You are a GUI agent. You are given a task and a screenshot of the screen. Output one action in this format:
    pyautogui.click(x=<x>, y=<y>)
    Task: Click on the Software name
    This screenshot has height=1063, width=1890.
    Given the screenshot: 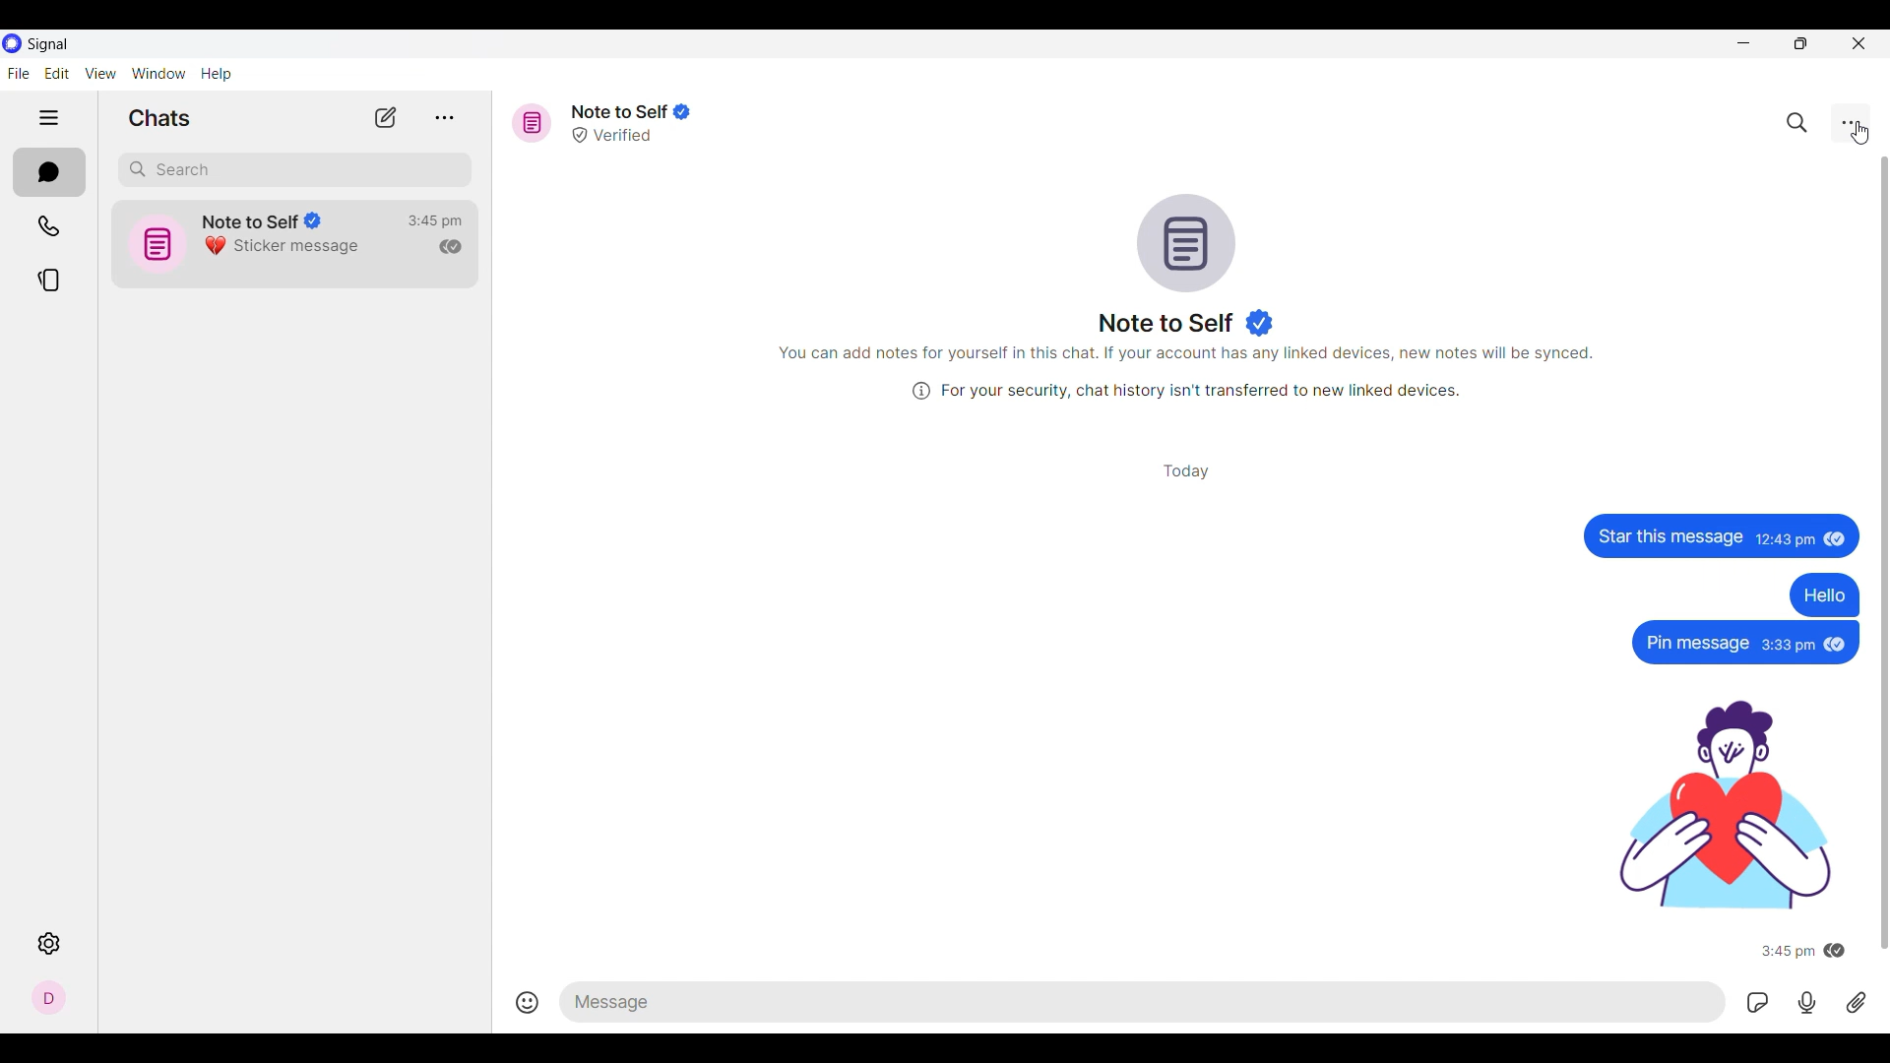 What is the action you would take?
    pyautogui.click(x=47, y=44)
    